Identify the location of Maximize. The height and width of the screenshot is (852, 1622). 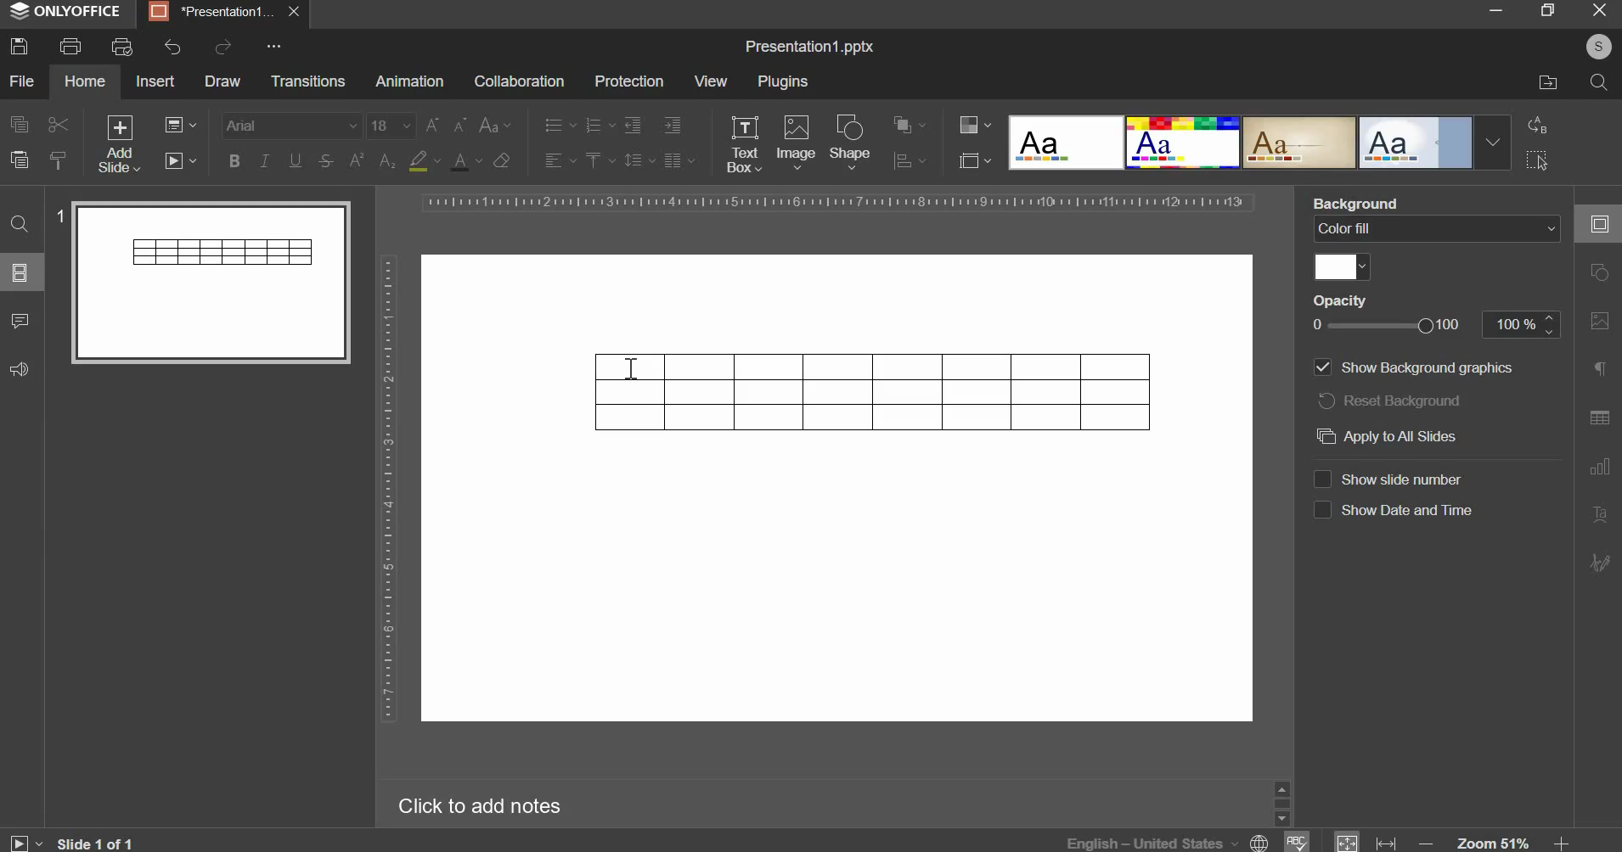
(1547, 11).